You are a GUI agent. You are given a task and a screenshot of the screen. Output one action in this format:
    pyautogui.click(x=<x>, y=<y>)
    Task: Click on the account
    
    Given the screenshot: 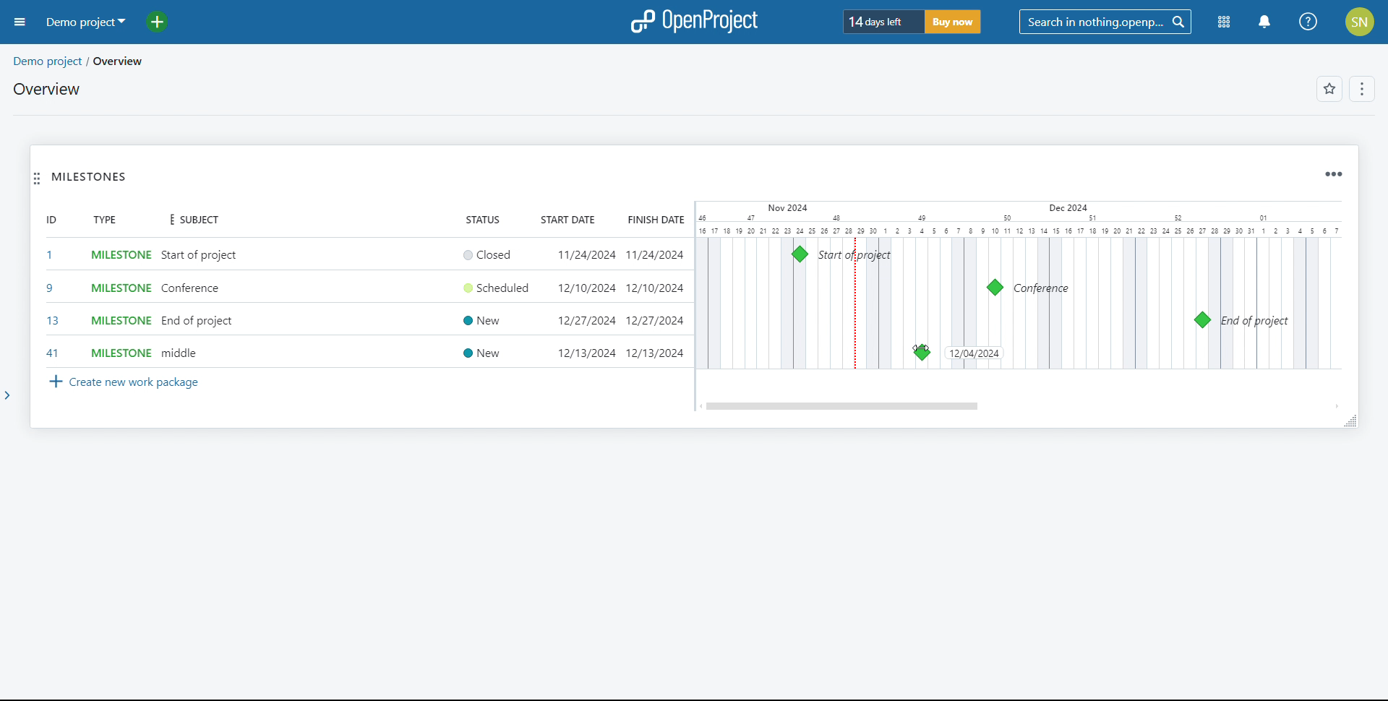 What is the action you would take?
    pyautogui.click(x=1361, y=22)
    